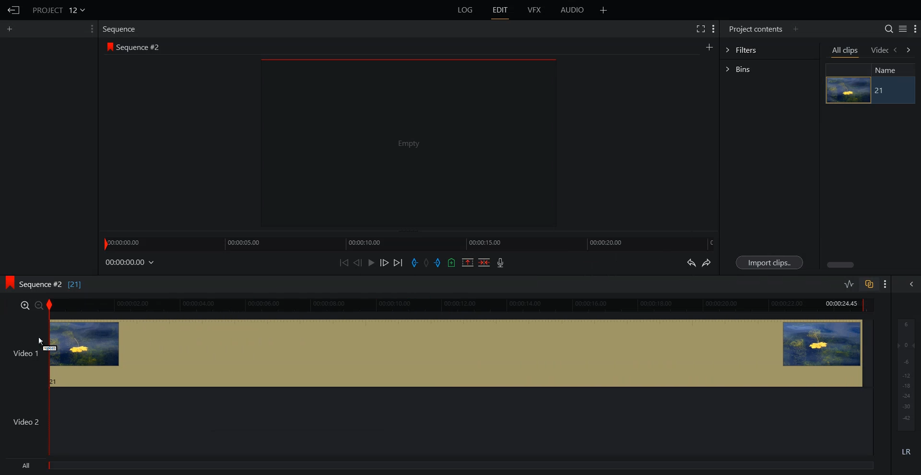 Image resolution: width=921 pixels, height=475 pixels. Describe the element at coordinates (438, 355) in the screenshot. I see `Video 1` at that location.